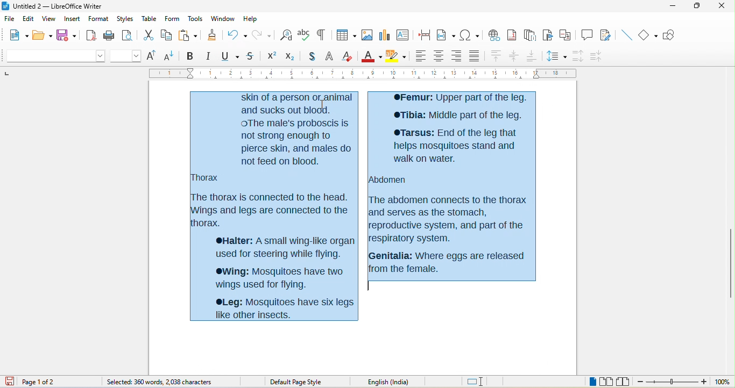 This screenshot has width=735, height=388. I want to click on page break, so click(423, 34).